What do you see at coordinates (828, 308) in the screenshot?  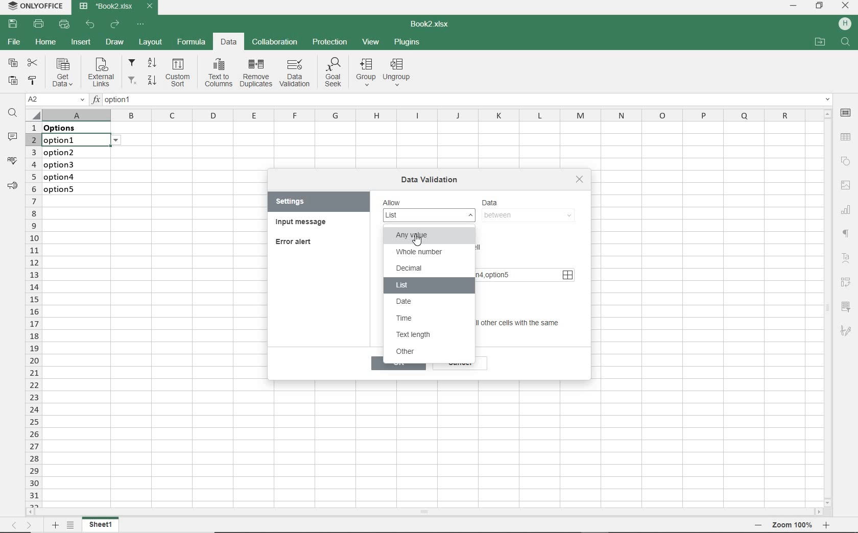 I see `SCROLLBAR` at bounding box center [828, 308].